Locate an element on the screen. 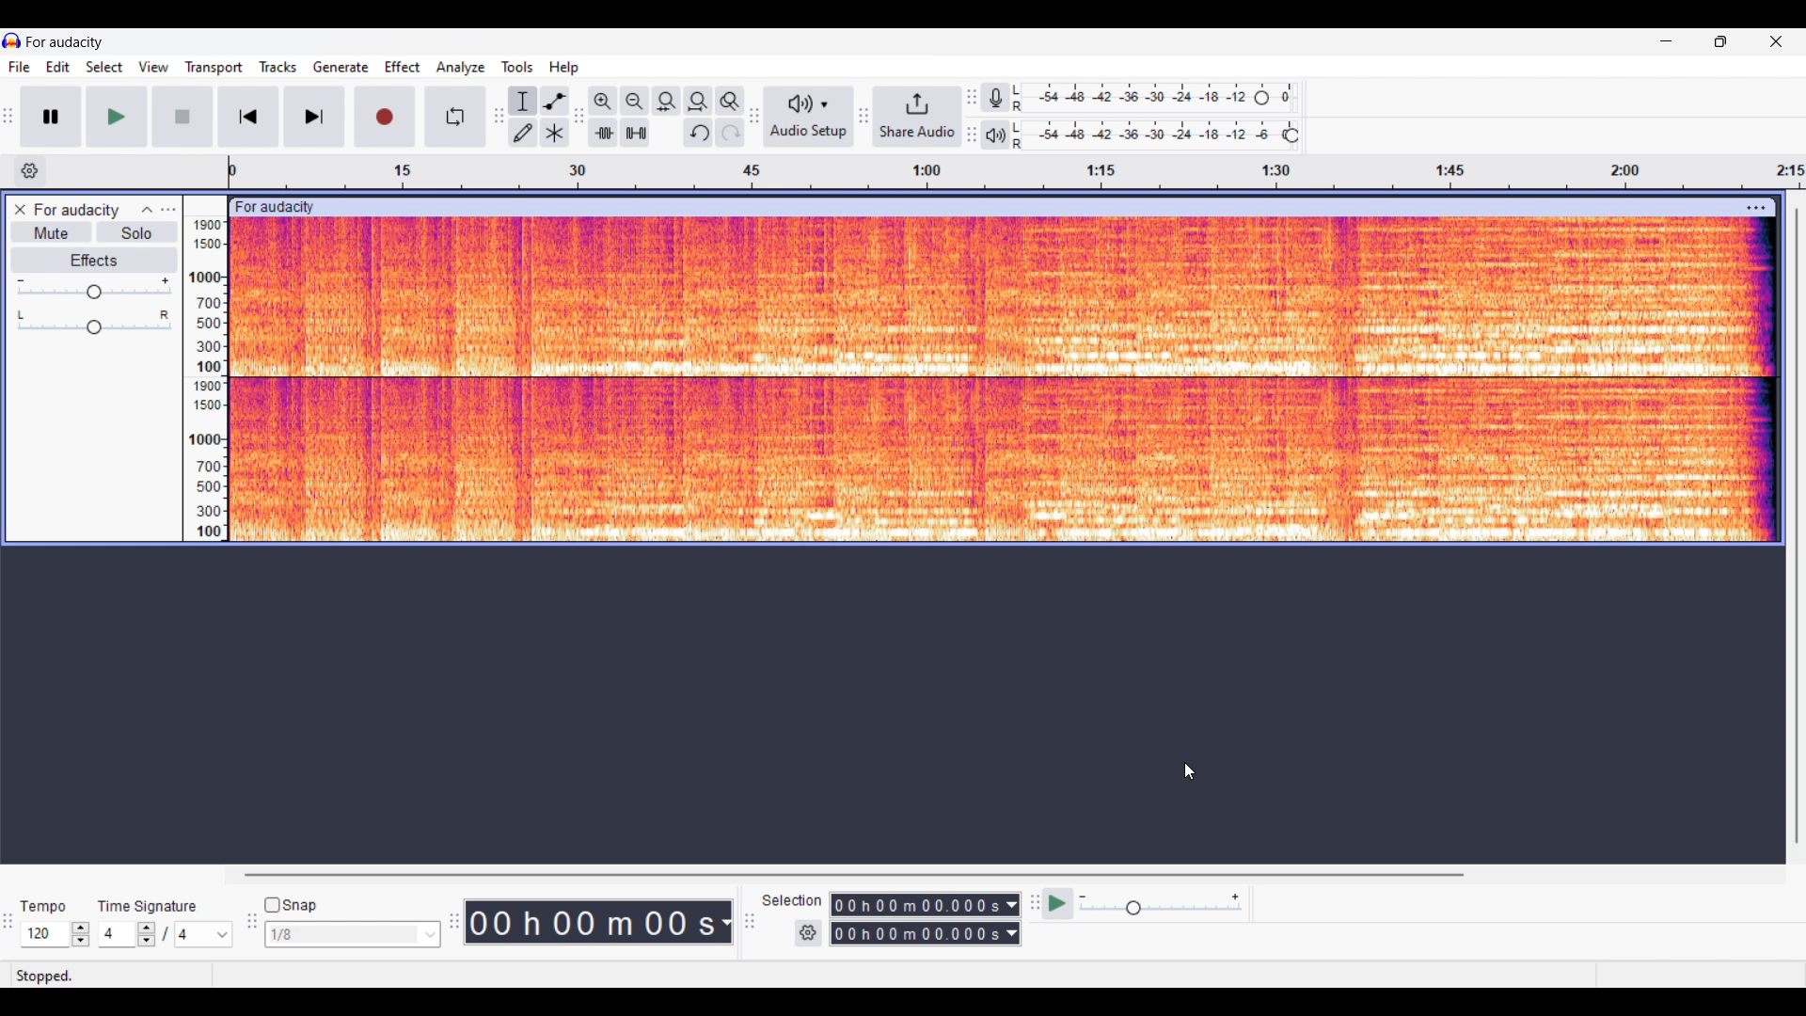 This screenshot has height=1016, width=1806. Vertical slide bar is located at coordinates (1798, 525).